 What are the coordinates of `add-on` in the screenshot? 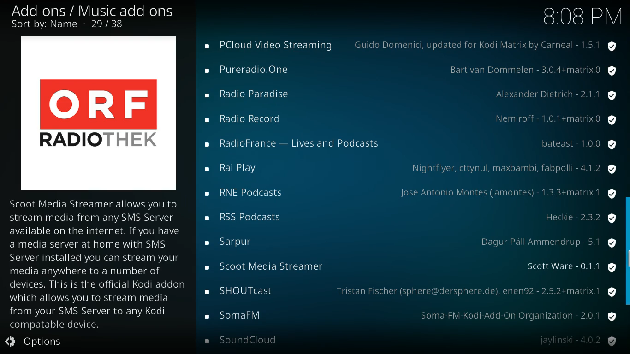 It's located at (253, 95).